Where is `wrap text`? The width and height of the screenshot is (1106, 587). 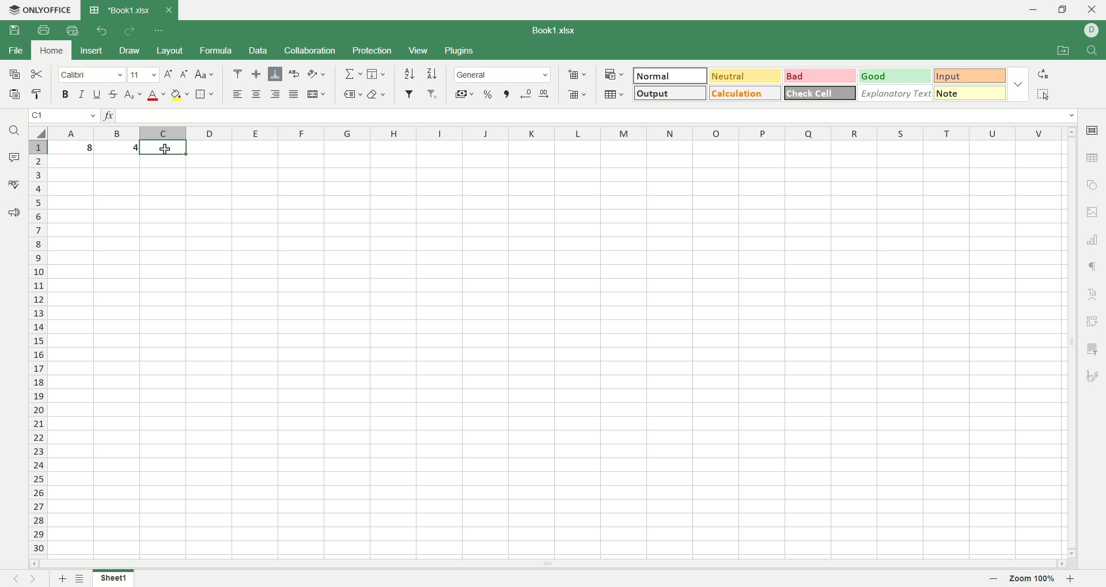 wrap text is located at coordinates (295, 72).